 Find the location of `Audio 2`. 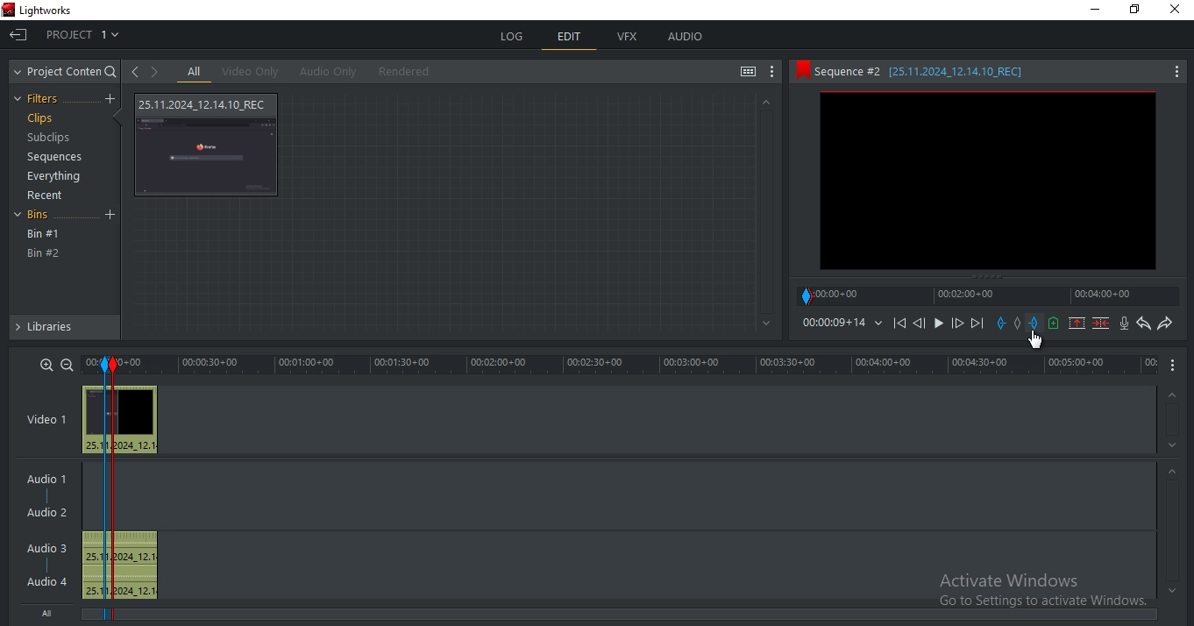

Audio 2 is located at coordinates (53, 513).